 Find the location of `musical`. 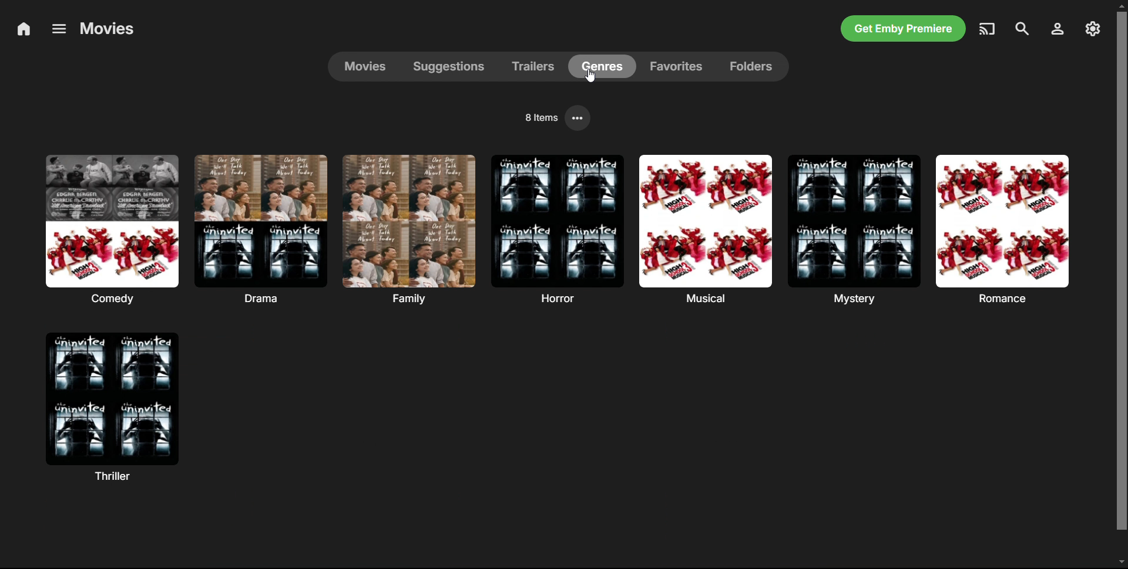

musical is located at coordinates (704, 229).